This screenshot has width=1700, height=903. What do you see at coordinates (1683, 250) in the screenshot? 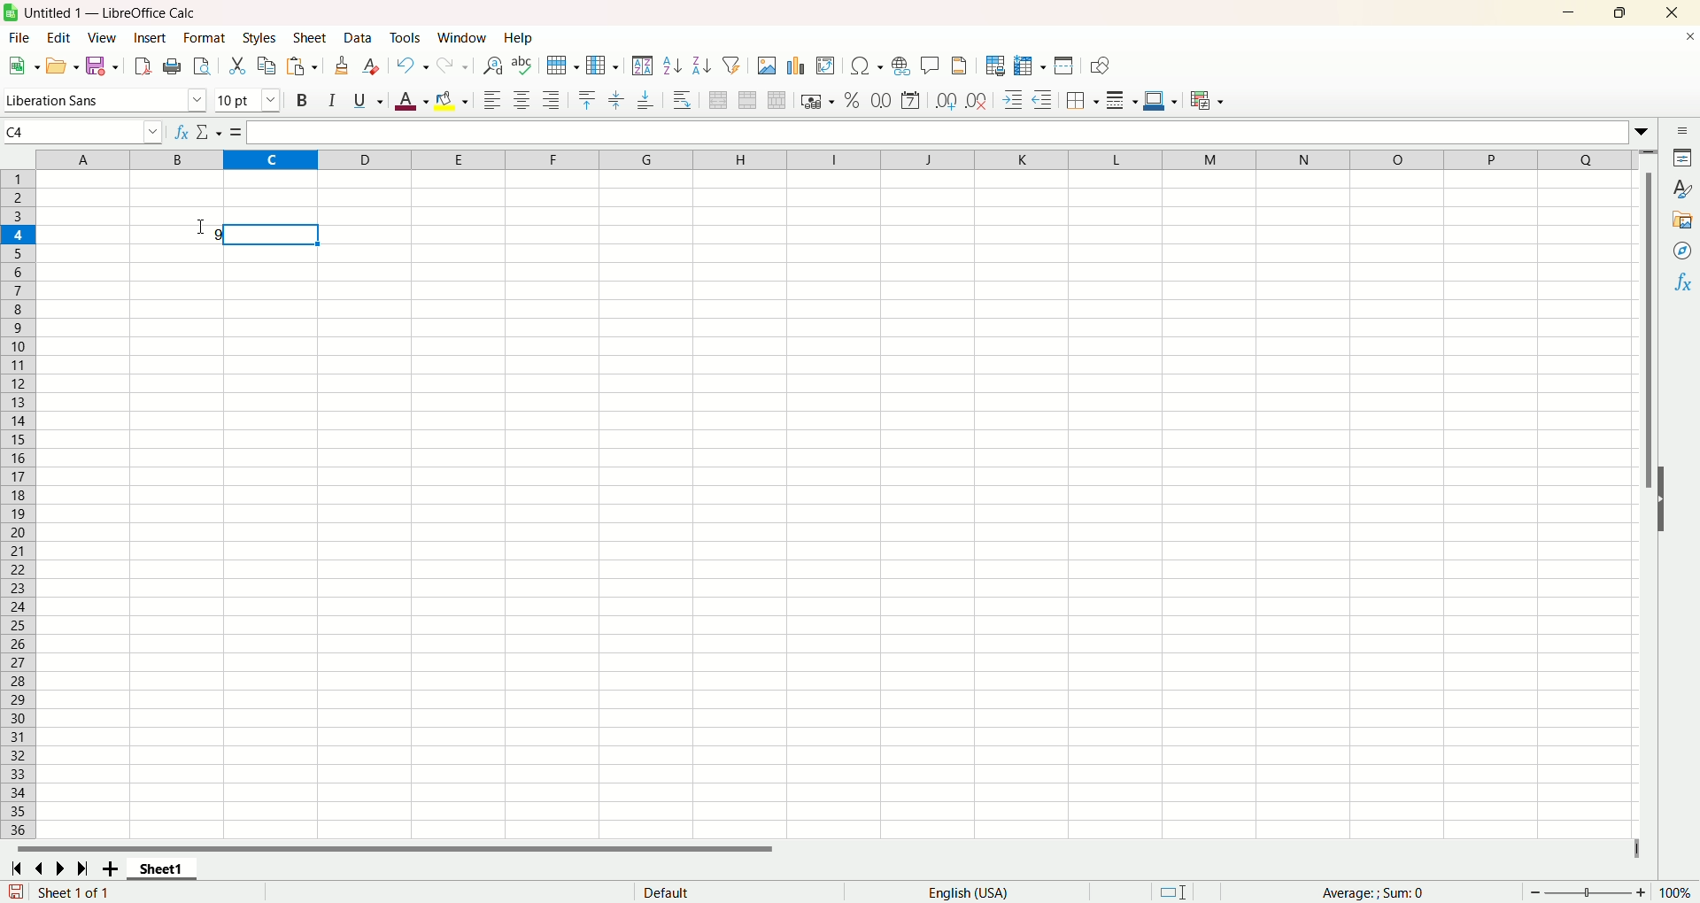
I see `navigator` at bounding box center [1683, 250].